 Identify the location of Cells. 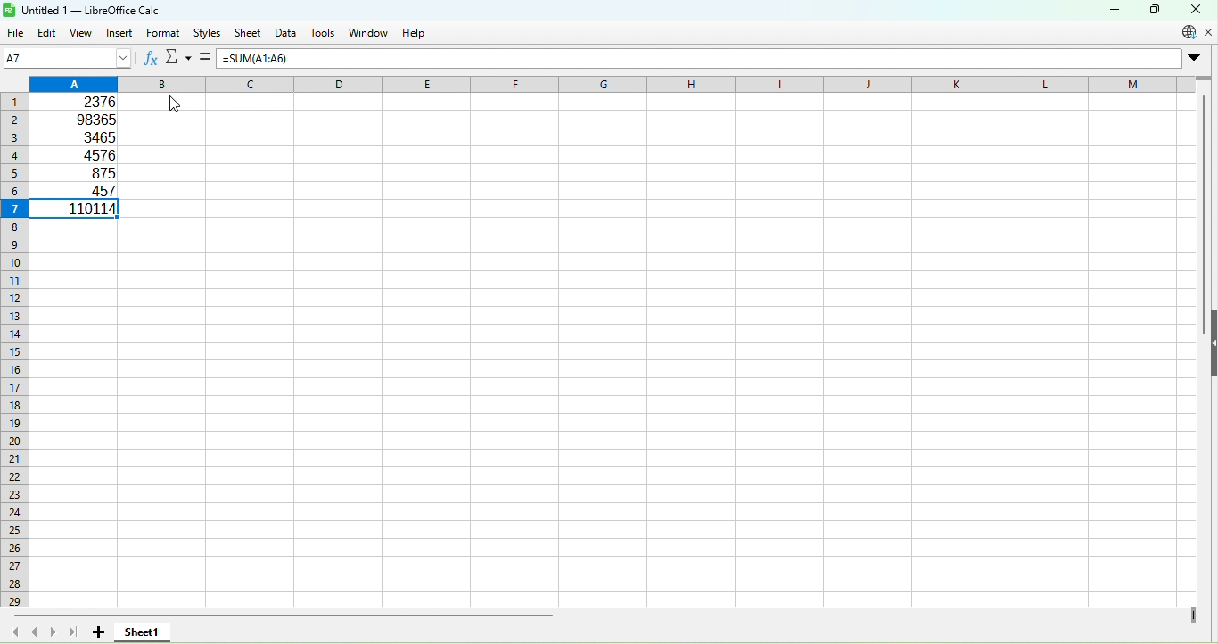
(615, 415).